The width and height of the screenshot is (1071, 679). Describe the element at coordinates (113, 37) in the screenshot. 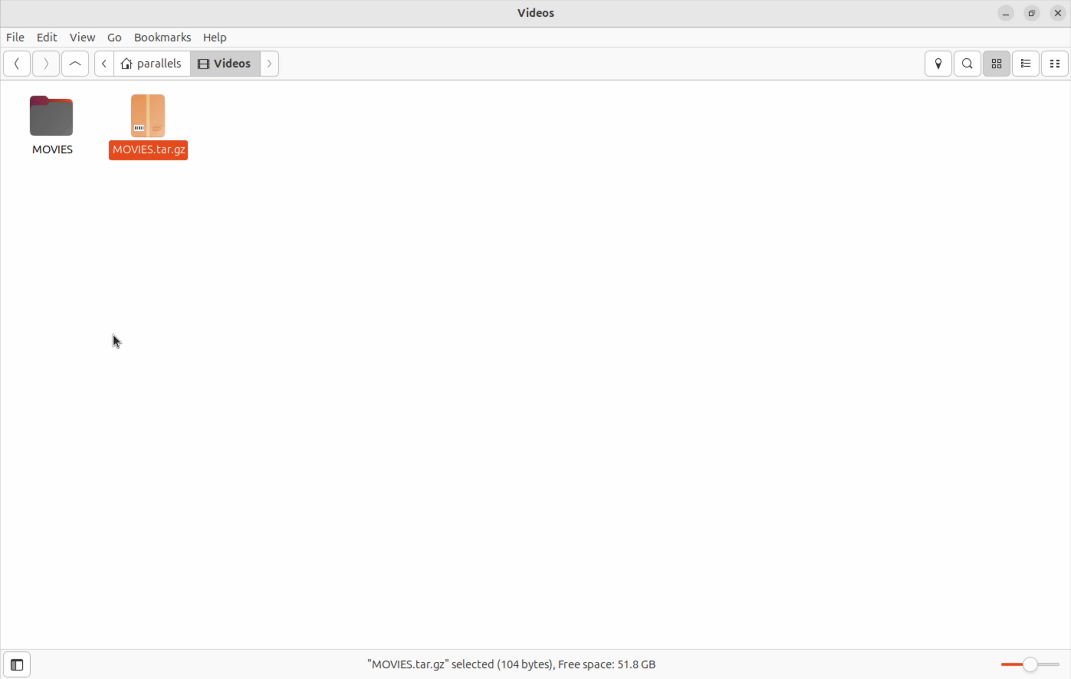

I see `Go` at that location.